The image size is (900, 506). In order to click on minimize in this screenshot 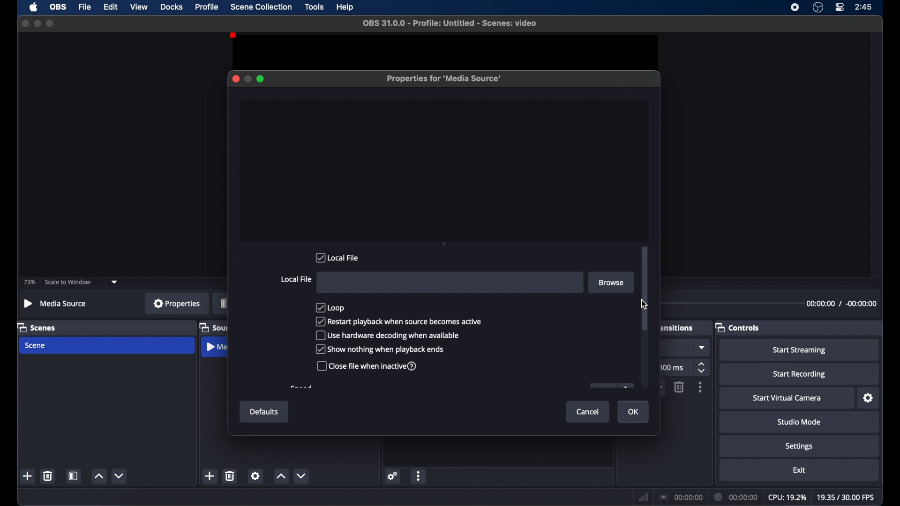, I will do `click(37, 23)`.